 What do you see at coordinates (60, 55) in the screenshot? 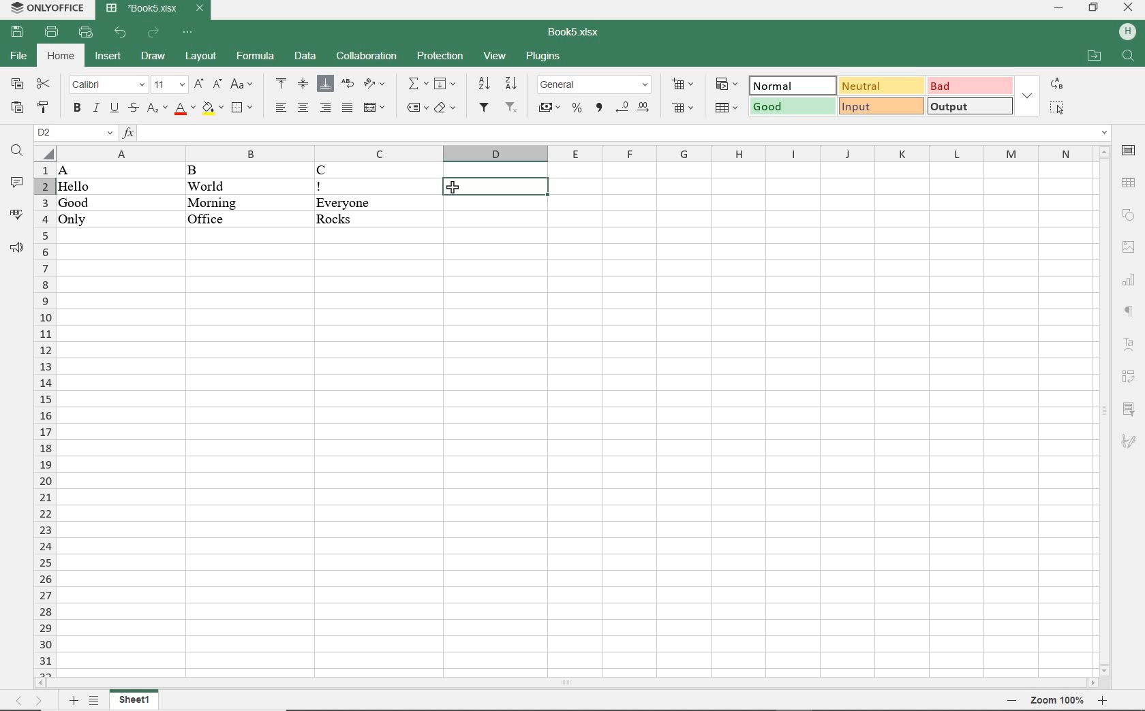
I see `home` at bounding box center [60, 55].